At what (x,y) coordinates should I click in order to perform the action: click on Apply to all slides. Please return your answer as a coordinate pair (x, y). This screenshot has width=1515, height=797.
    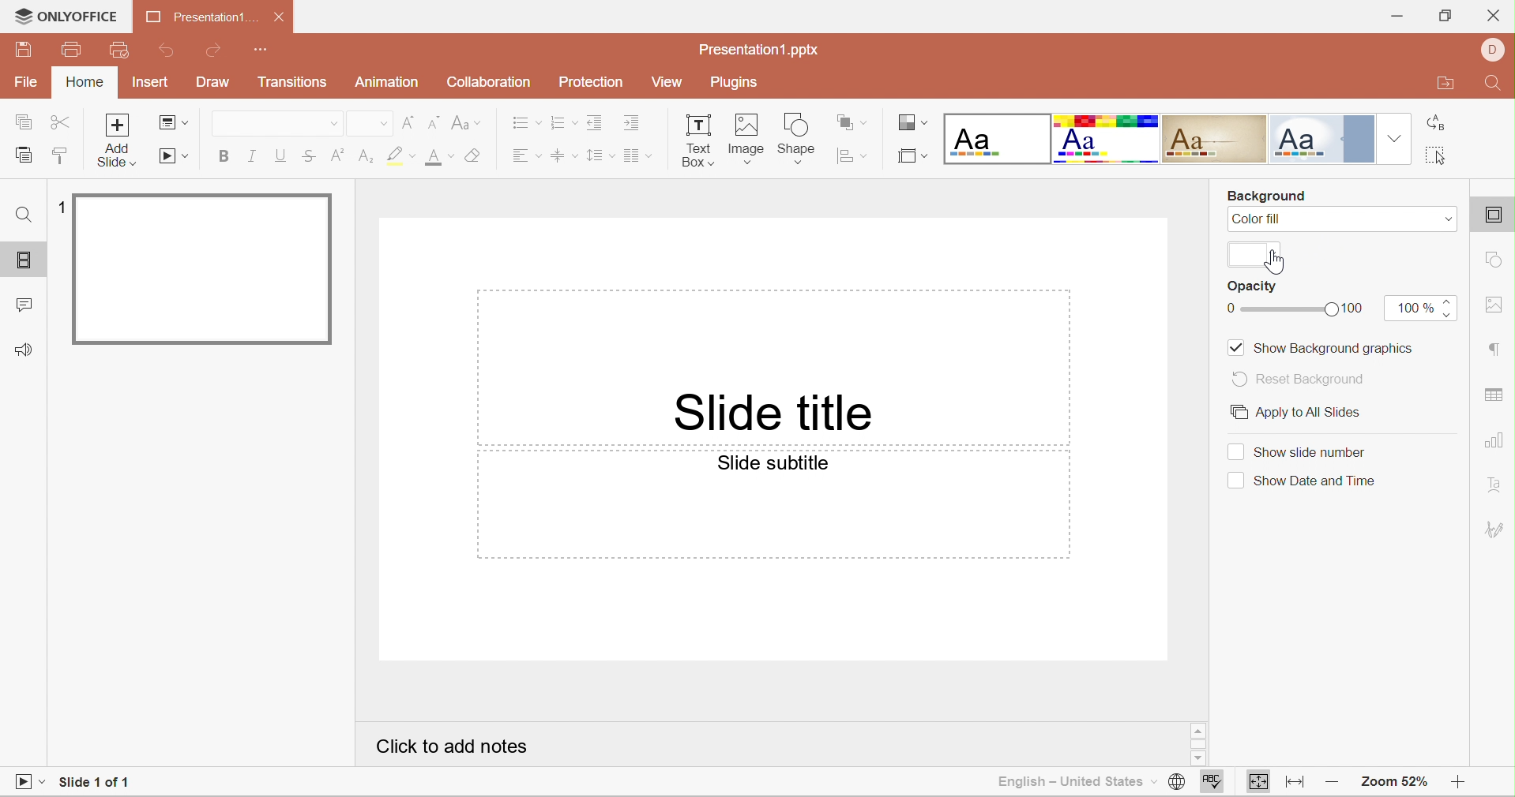
    Looking at the image, I should click on (1296, 411).